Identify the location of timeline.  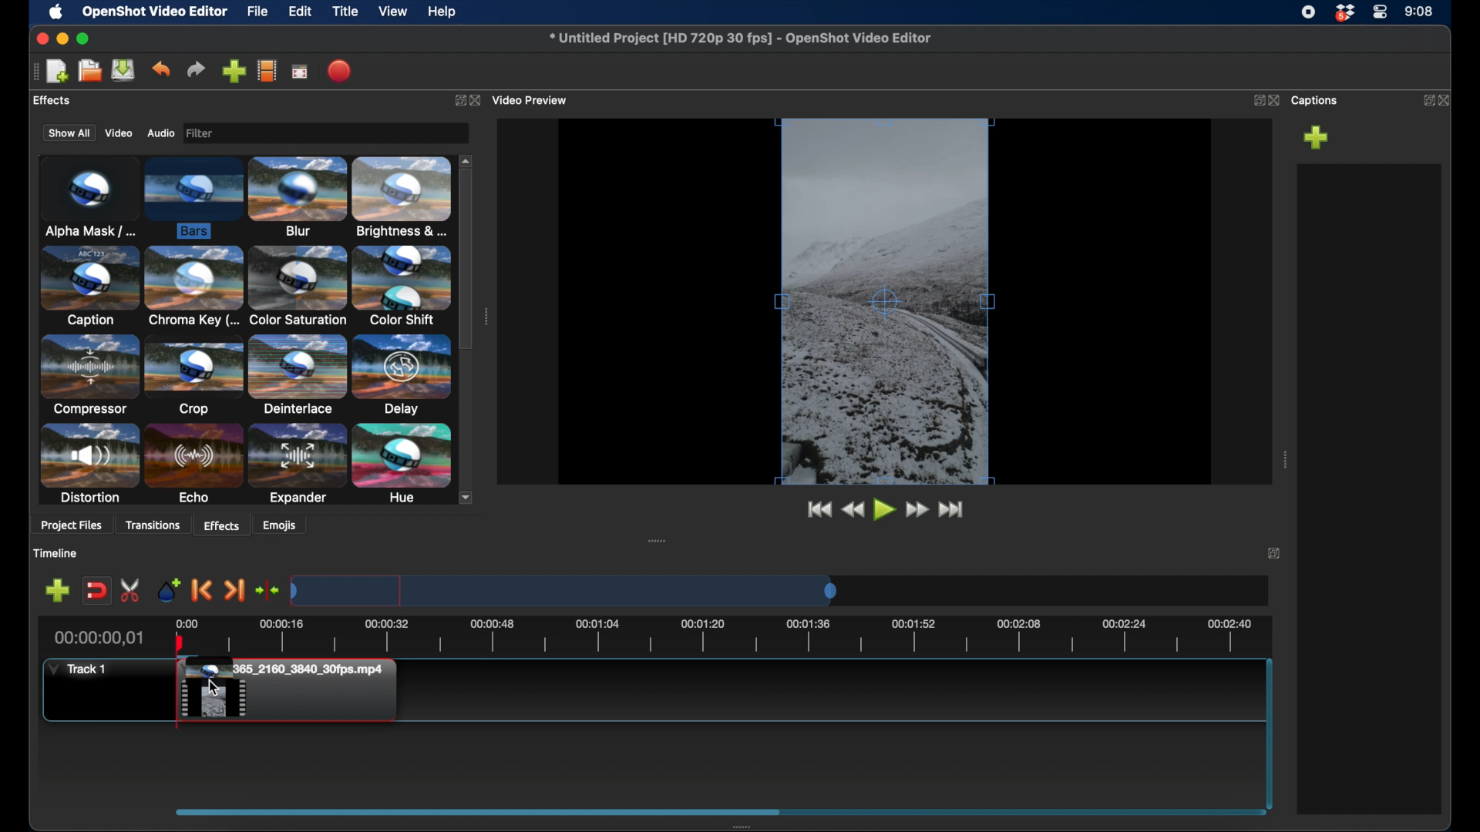
(58, 553).